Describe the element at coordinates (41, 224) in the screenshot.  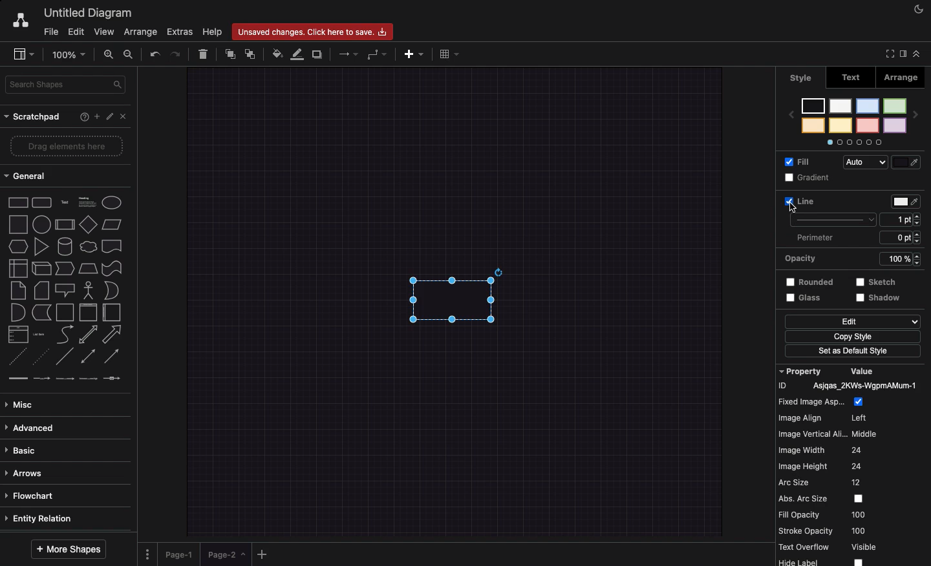
I see `circle` at that location.